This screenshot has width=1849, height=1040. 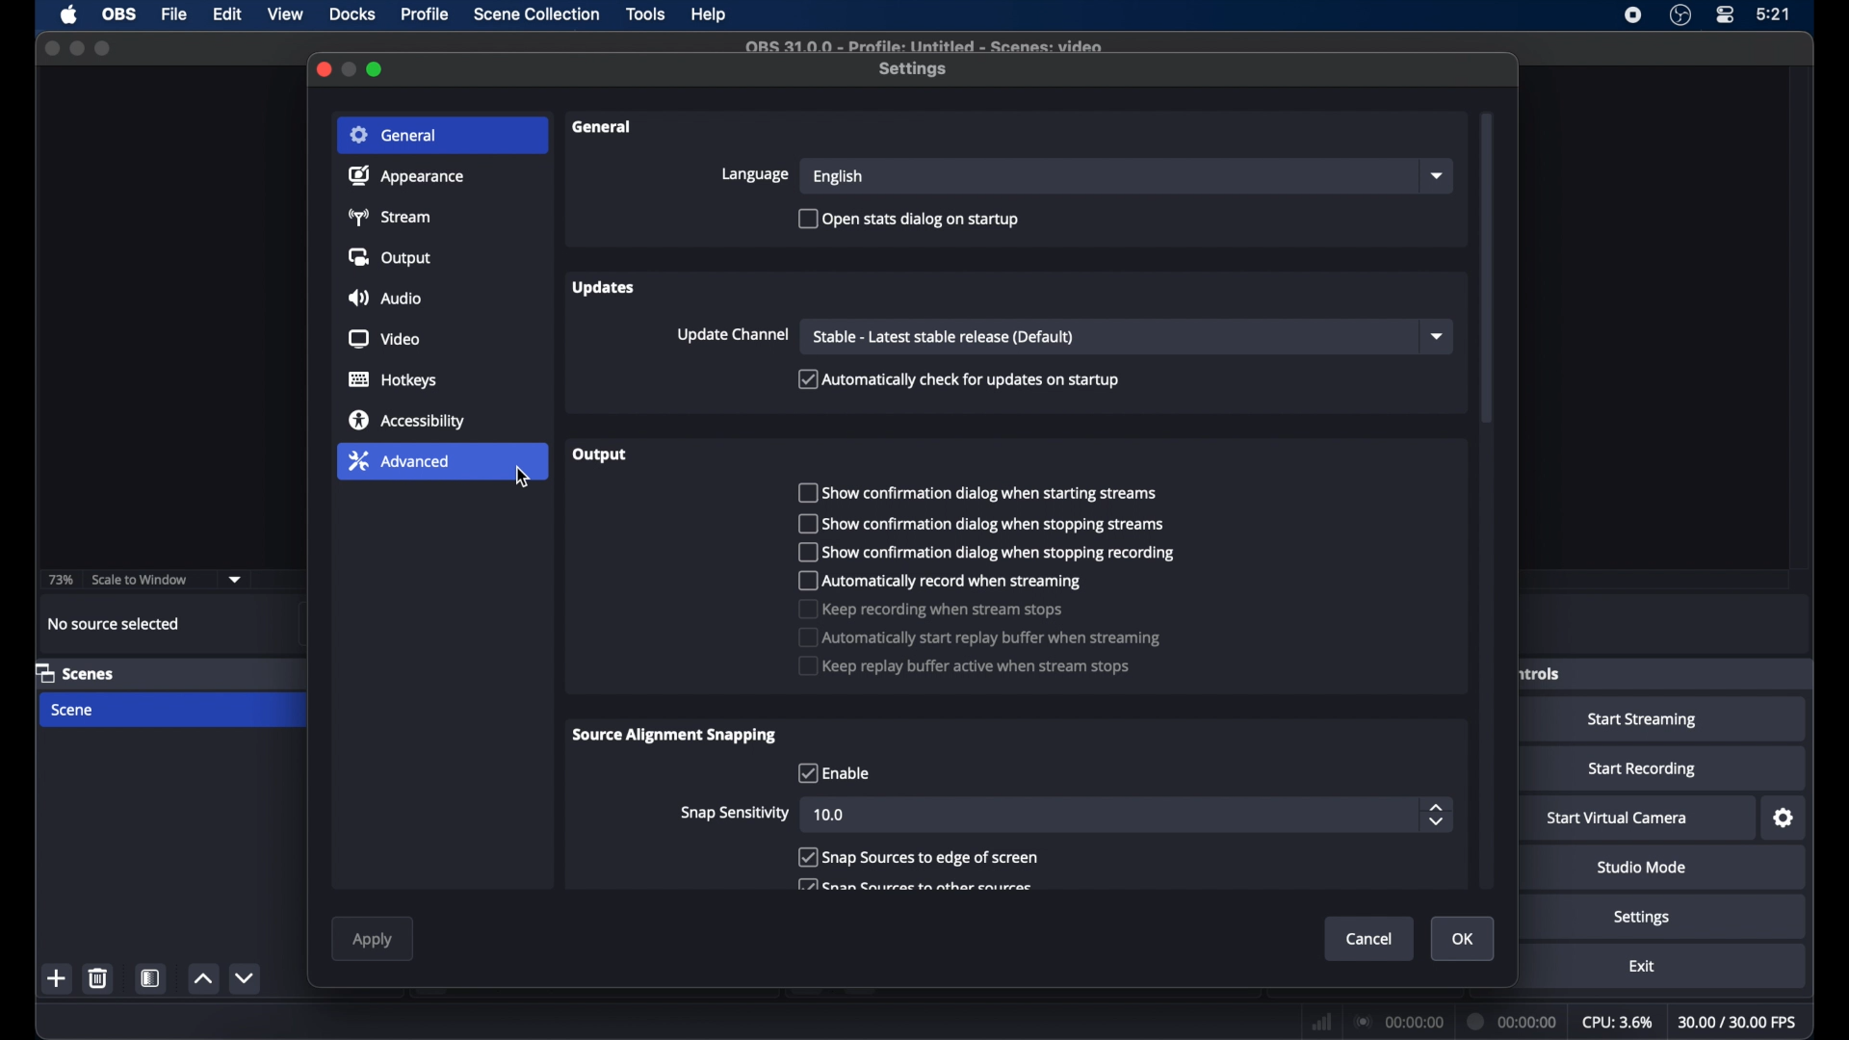 What do you see at coordinates (924, 47) in the screenshot?
I see `OBS 31.0.0 - Profile: Untitled - Scenes: video` at bounding box center [924, 47].